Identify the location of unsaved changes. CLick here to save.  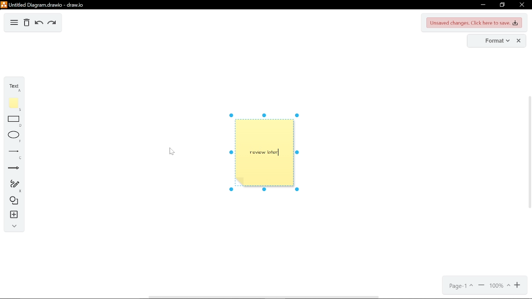
(475, 23).